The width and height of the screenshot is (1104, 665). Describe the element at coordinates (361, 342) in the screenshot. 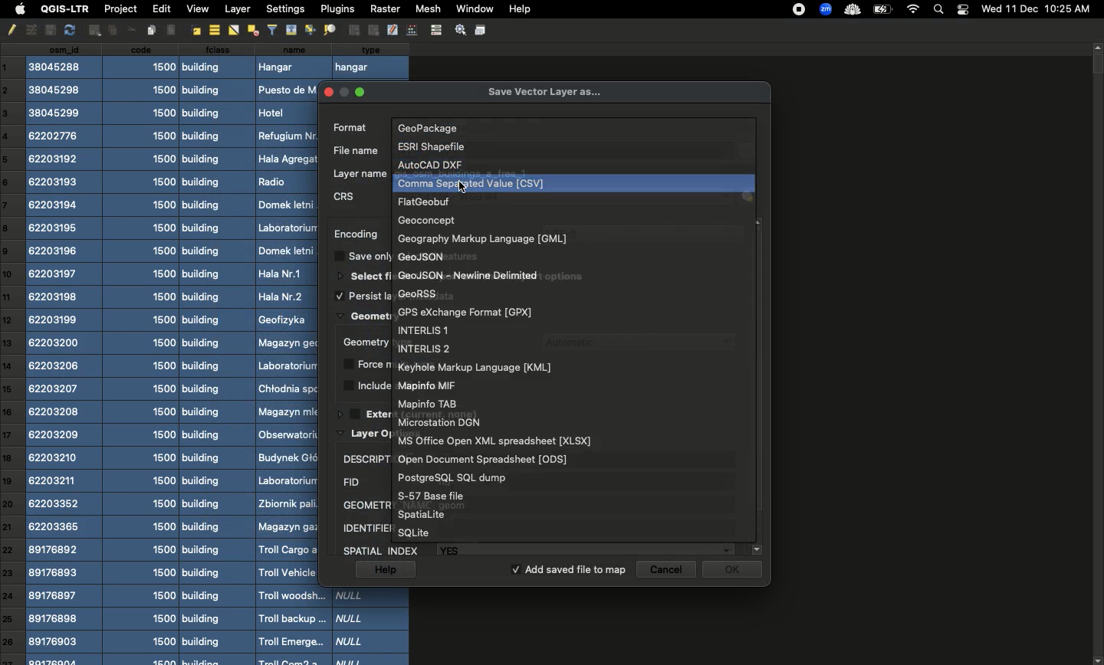

I see `‘Geometry` at that location.